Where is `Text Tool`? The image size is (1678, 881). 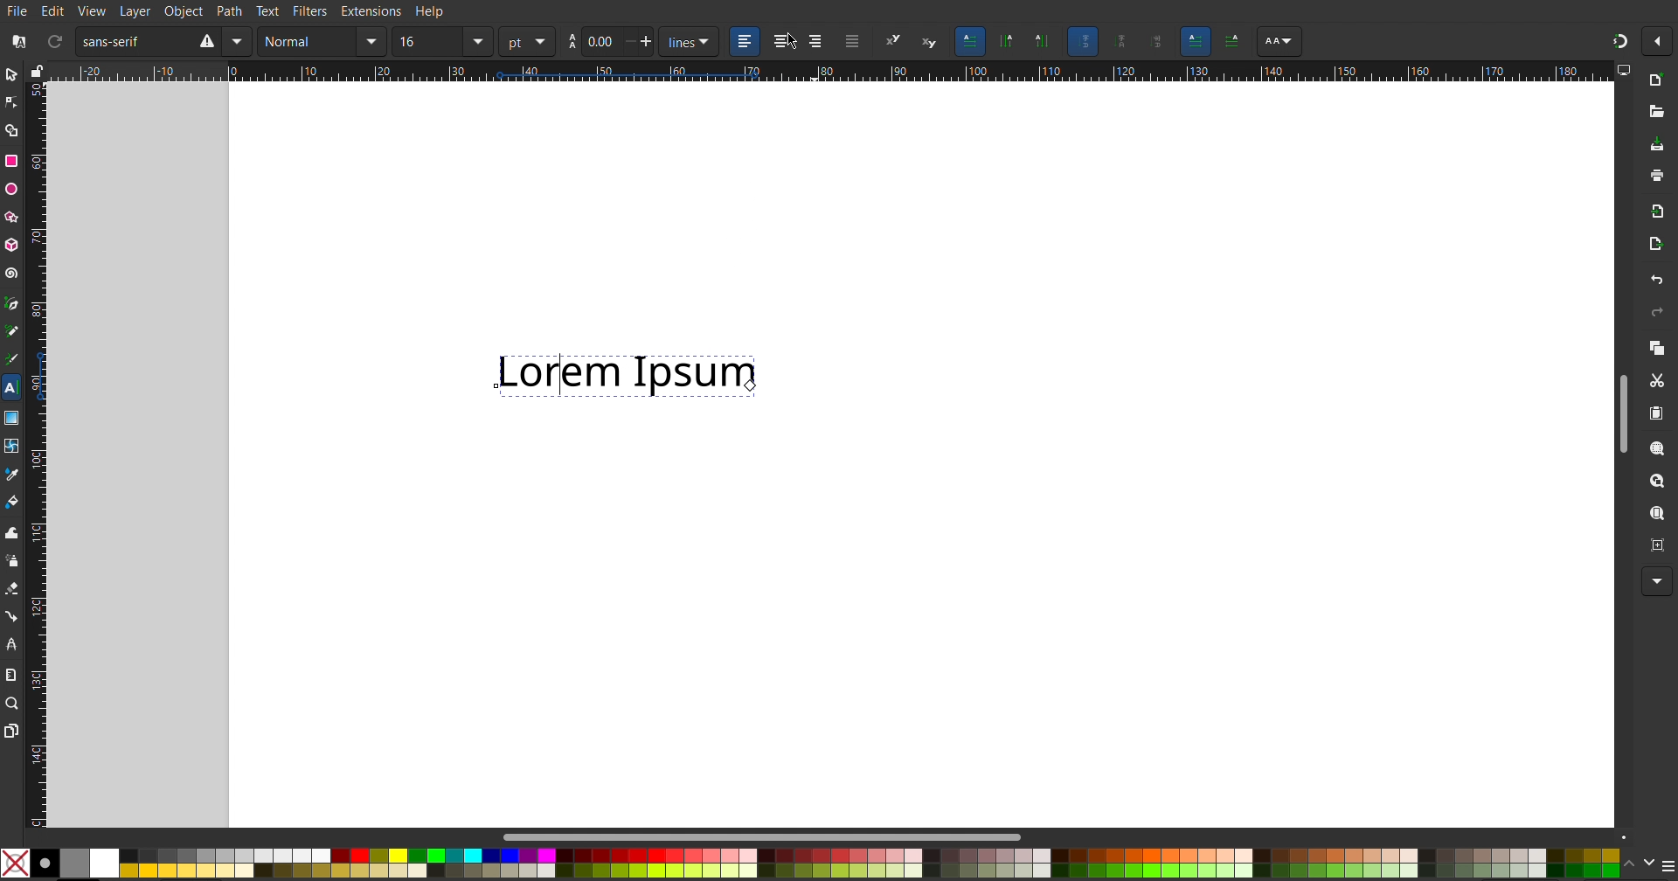
Text Tool is located at coordinates (14, 390).